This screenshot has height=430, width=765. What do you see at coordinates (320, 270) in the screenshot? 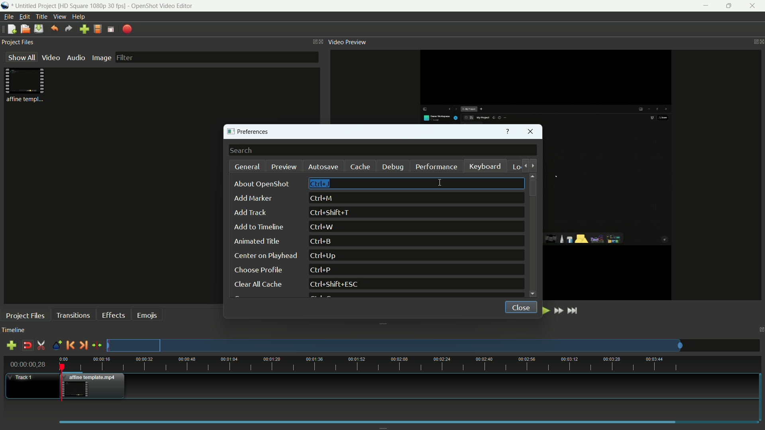
I see `keyboard shortcut` at bounding box center [320, 270].